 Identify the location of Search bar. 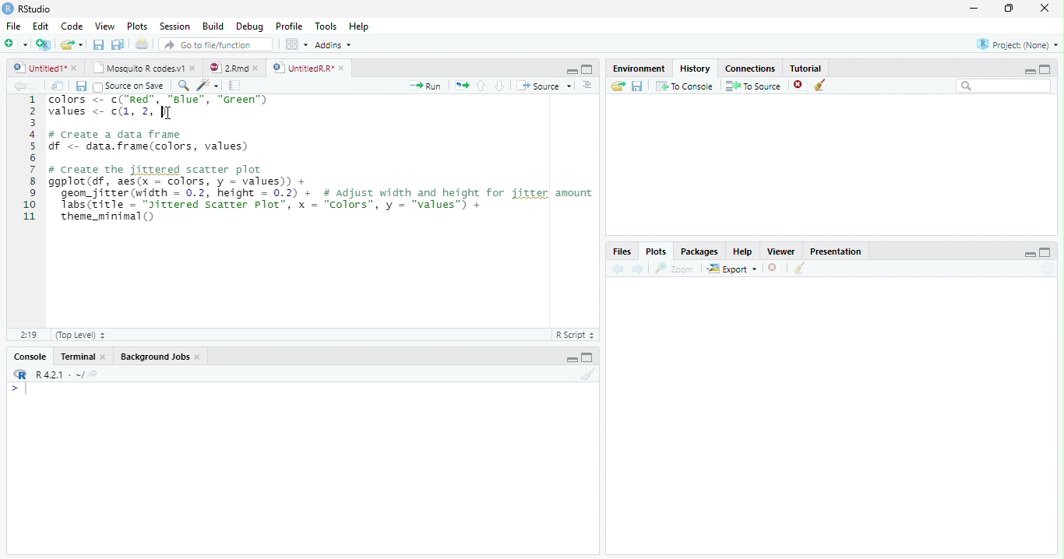
(1005, 86).